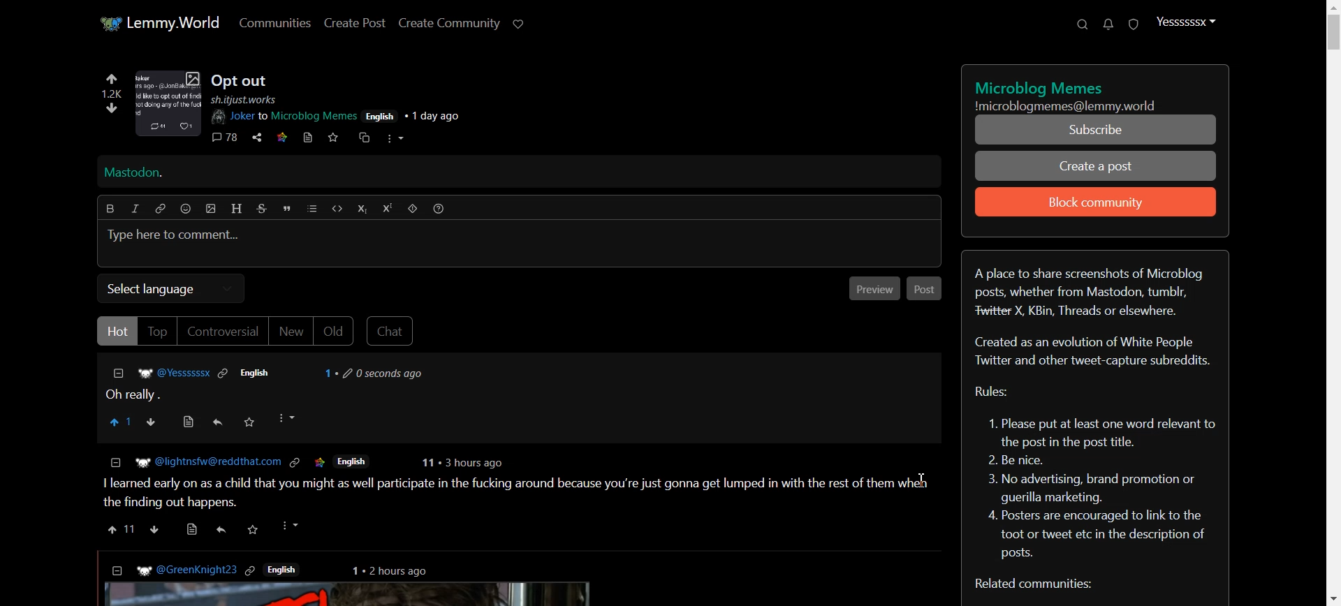  What do you see at coordinates (222, 531) in the screenshot?
I see `reply` at bounding box center [222, 531].